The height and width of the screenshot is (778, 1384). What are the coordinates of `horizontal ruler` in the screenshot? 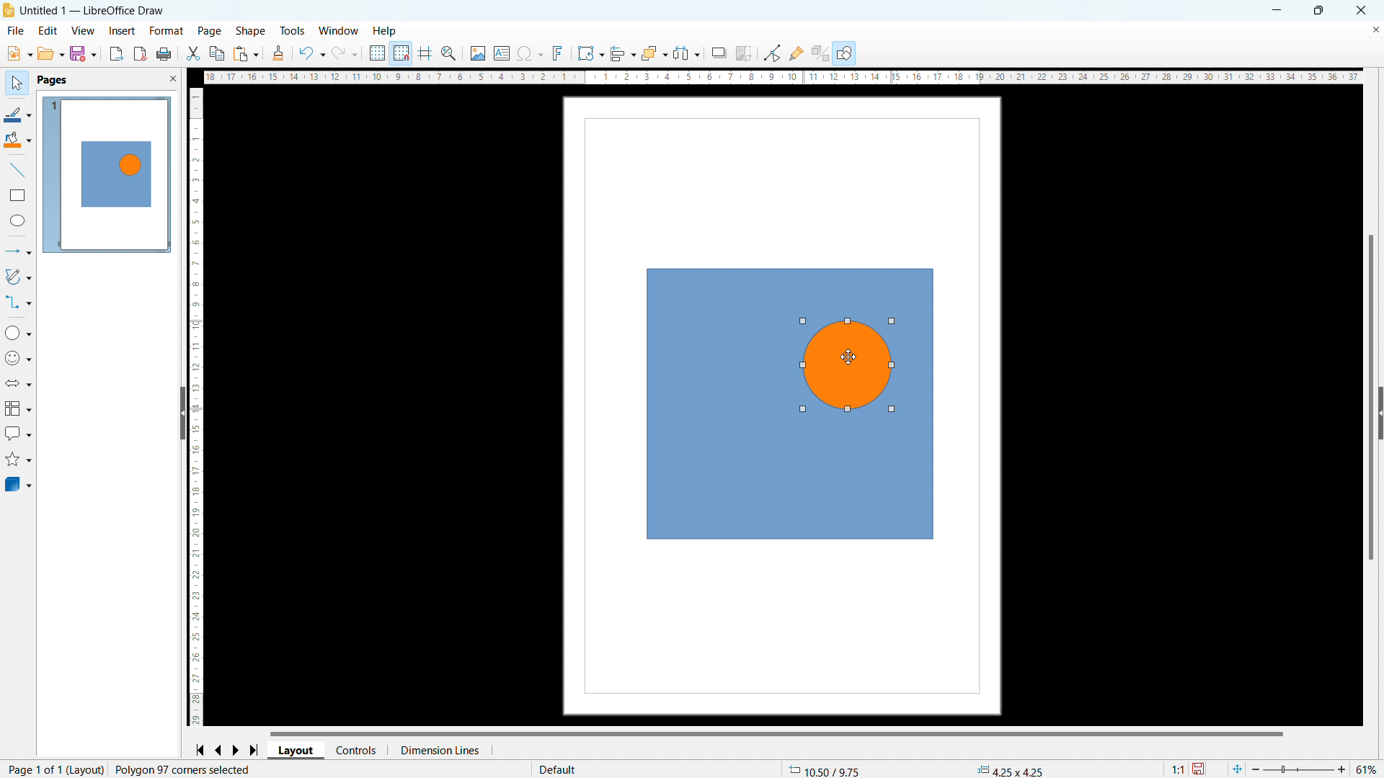 It's located at (781, 77).